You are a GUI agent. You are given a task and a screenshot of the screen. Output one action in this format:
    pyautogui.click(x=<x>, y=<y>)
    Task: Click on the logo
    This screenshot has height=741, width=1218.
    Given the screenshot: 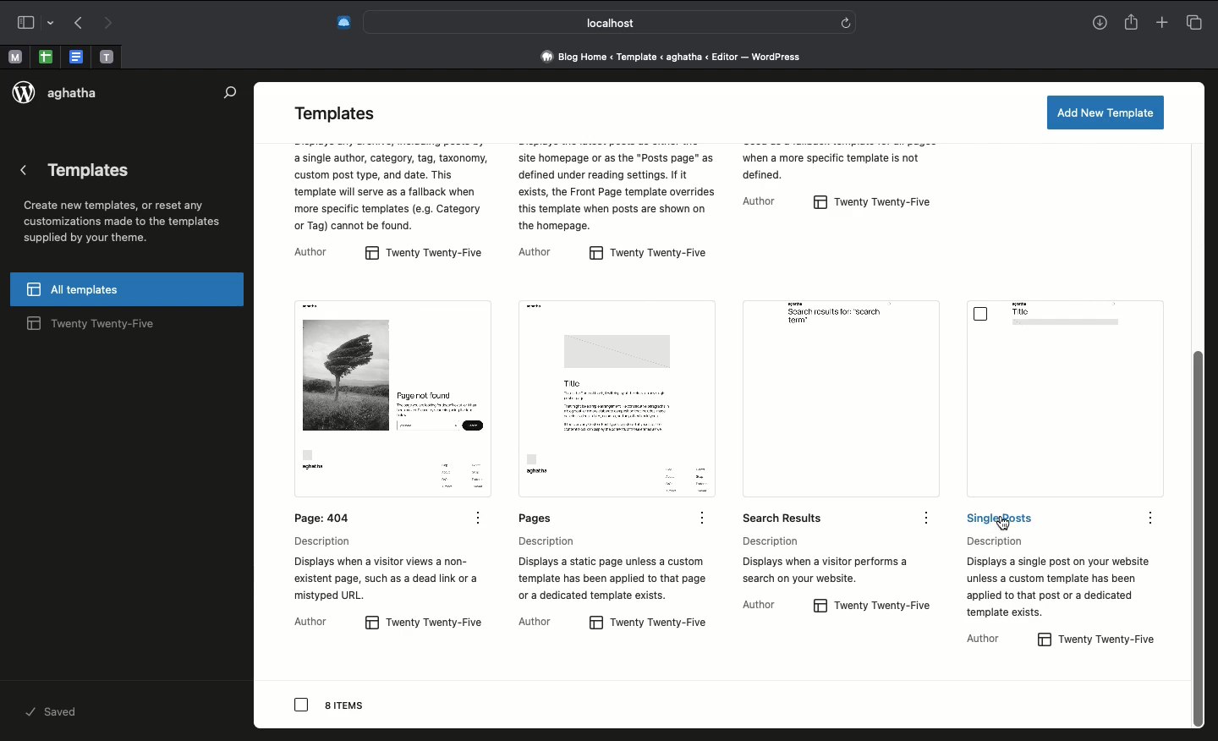 What is the action you would take?
    pyautogui.click(x=22, y=92)
    